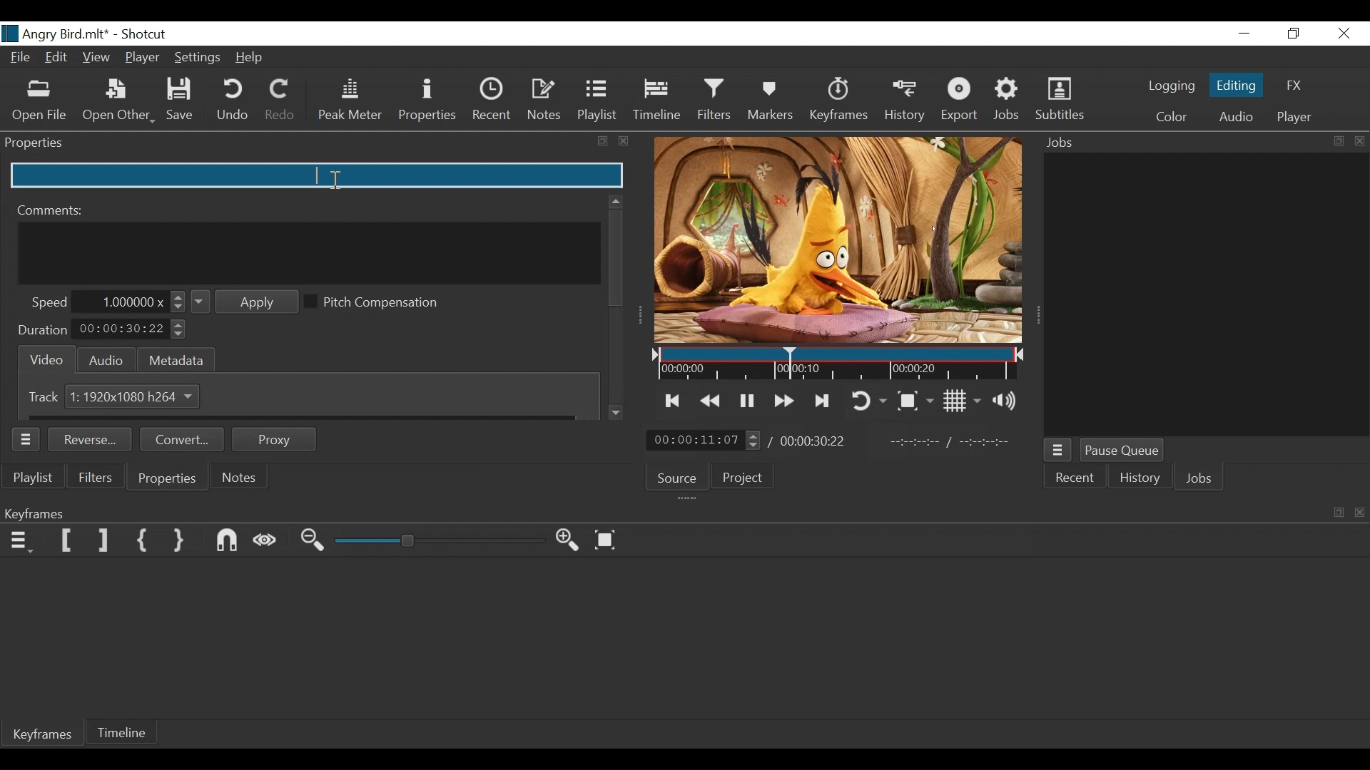 This screenshot has width=1370, height=770. What do you see at coordinates (146, 542) in the screenshot?
I see `Set First Simple keyframe` at bounding box center [146, 542].